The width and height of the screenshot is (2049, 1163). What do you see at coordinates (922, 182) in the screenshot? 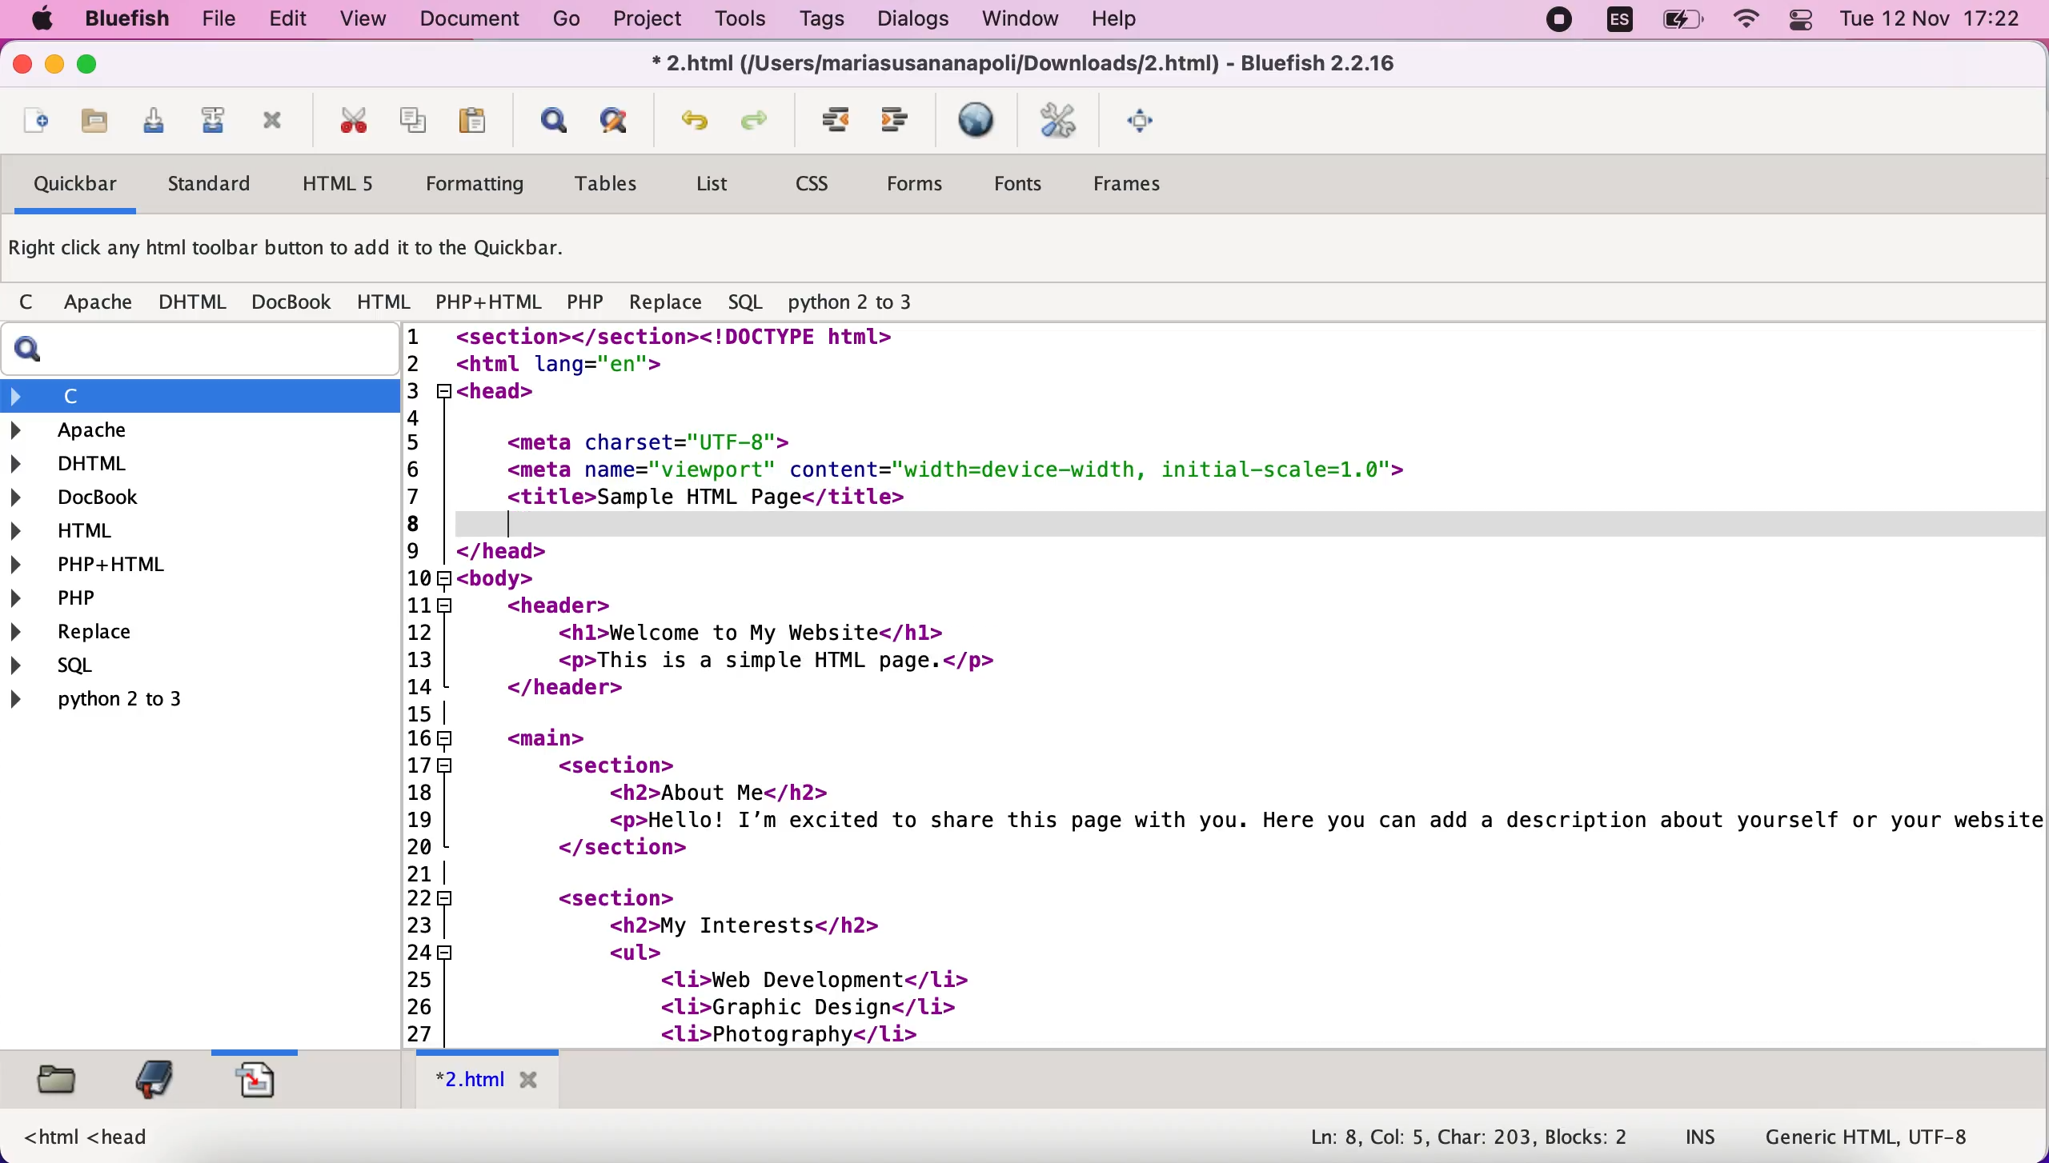
I see `forms` at bounding box center [922, 182].